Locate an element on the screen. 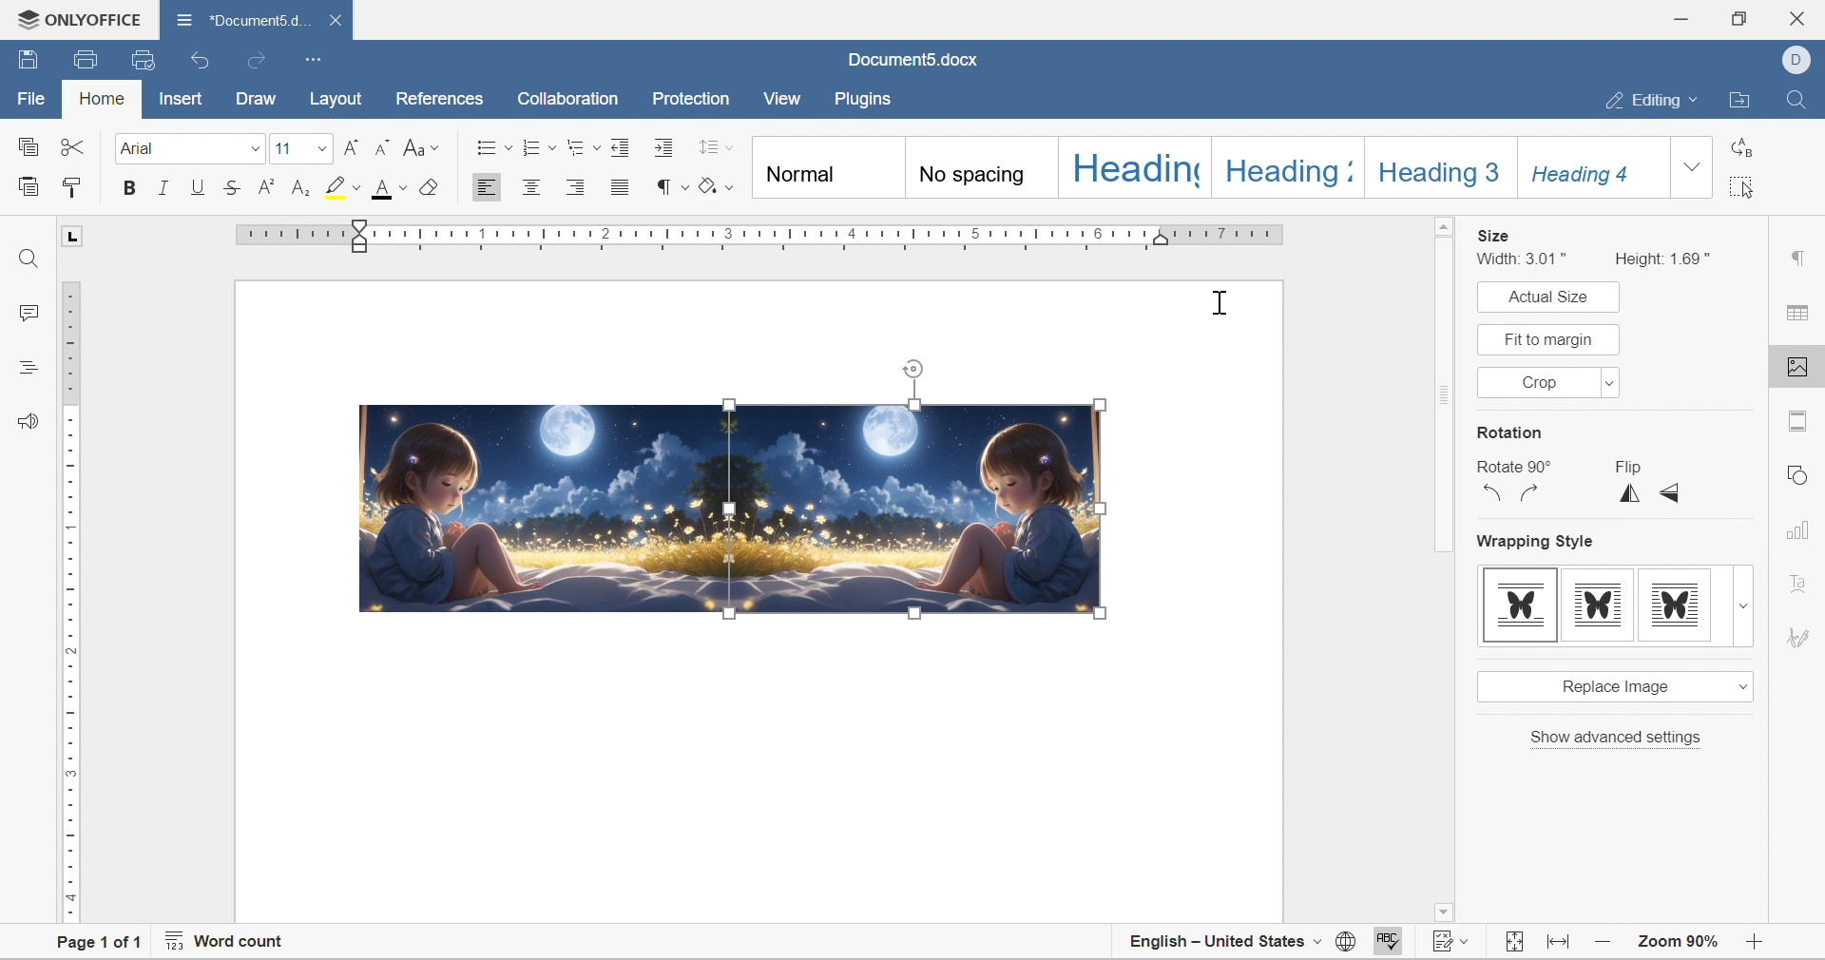 This screenshot has height=960, width=1825. collaboration is located at coordinates (571, 101).